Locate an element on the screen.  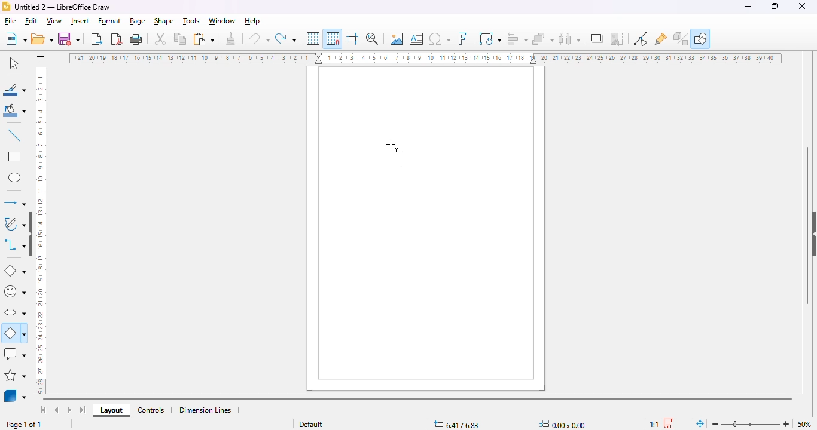
scroll to last sheet is located at coordinates (83, 410).